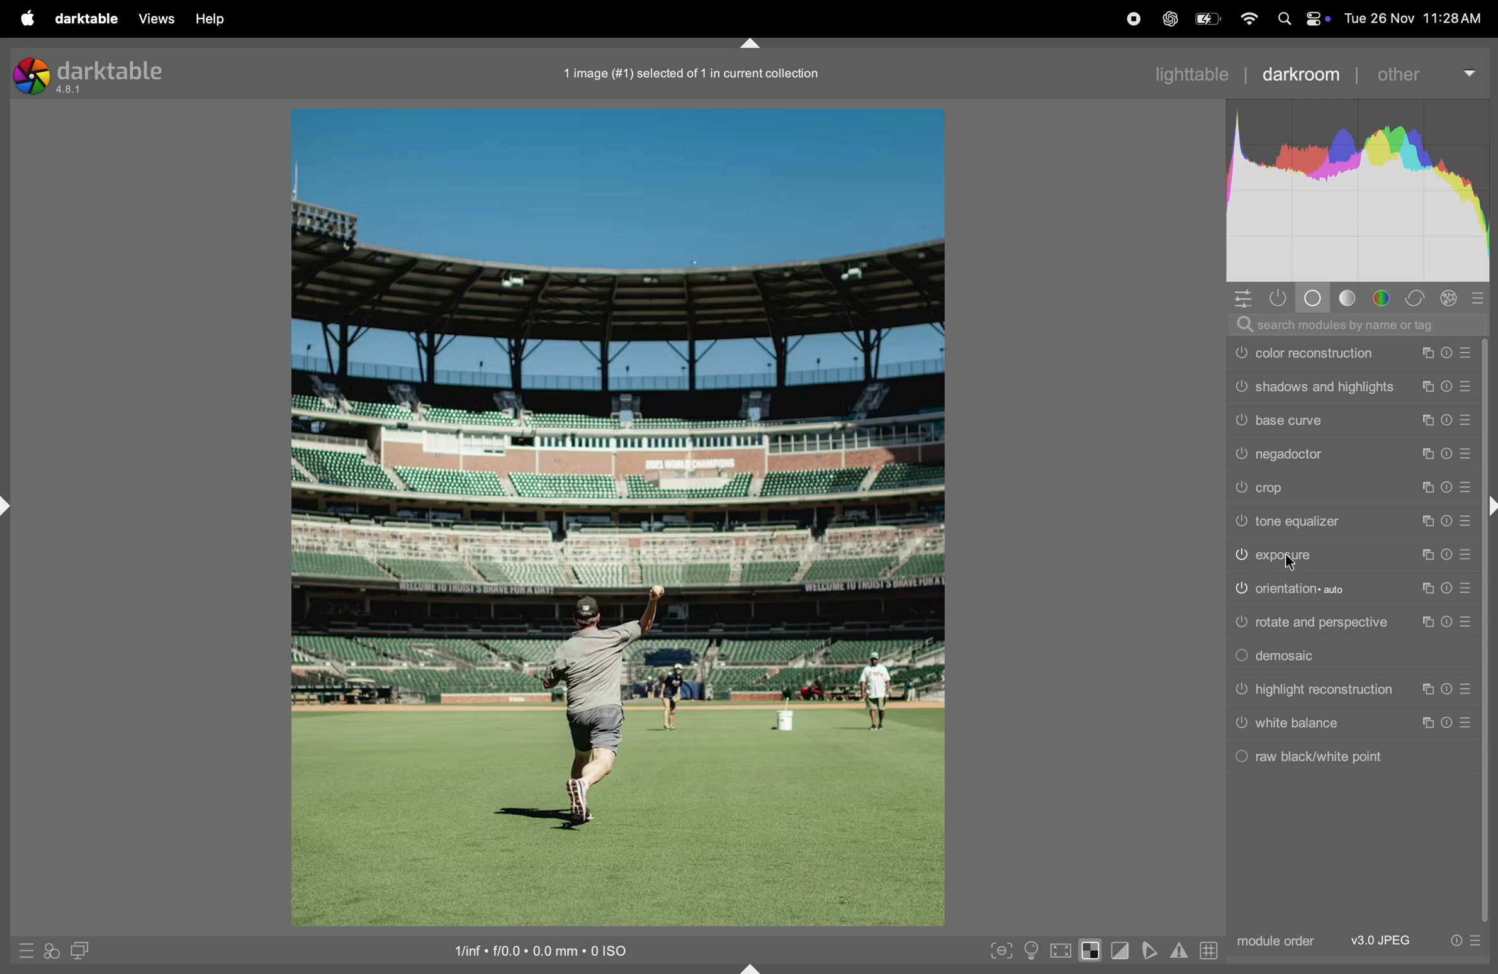  I want to click on color reconstruction, so click(1315, 355).